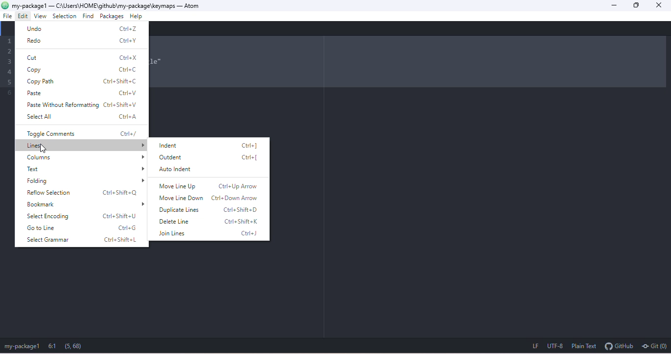 The height and width of the screenshot is (354, 671). Describe the element at coordinates (80, 71) in the screenshot. I see `copy` at that location.